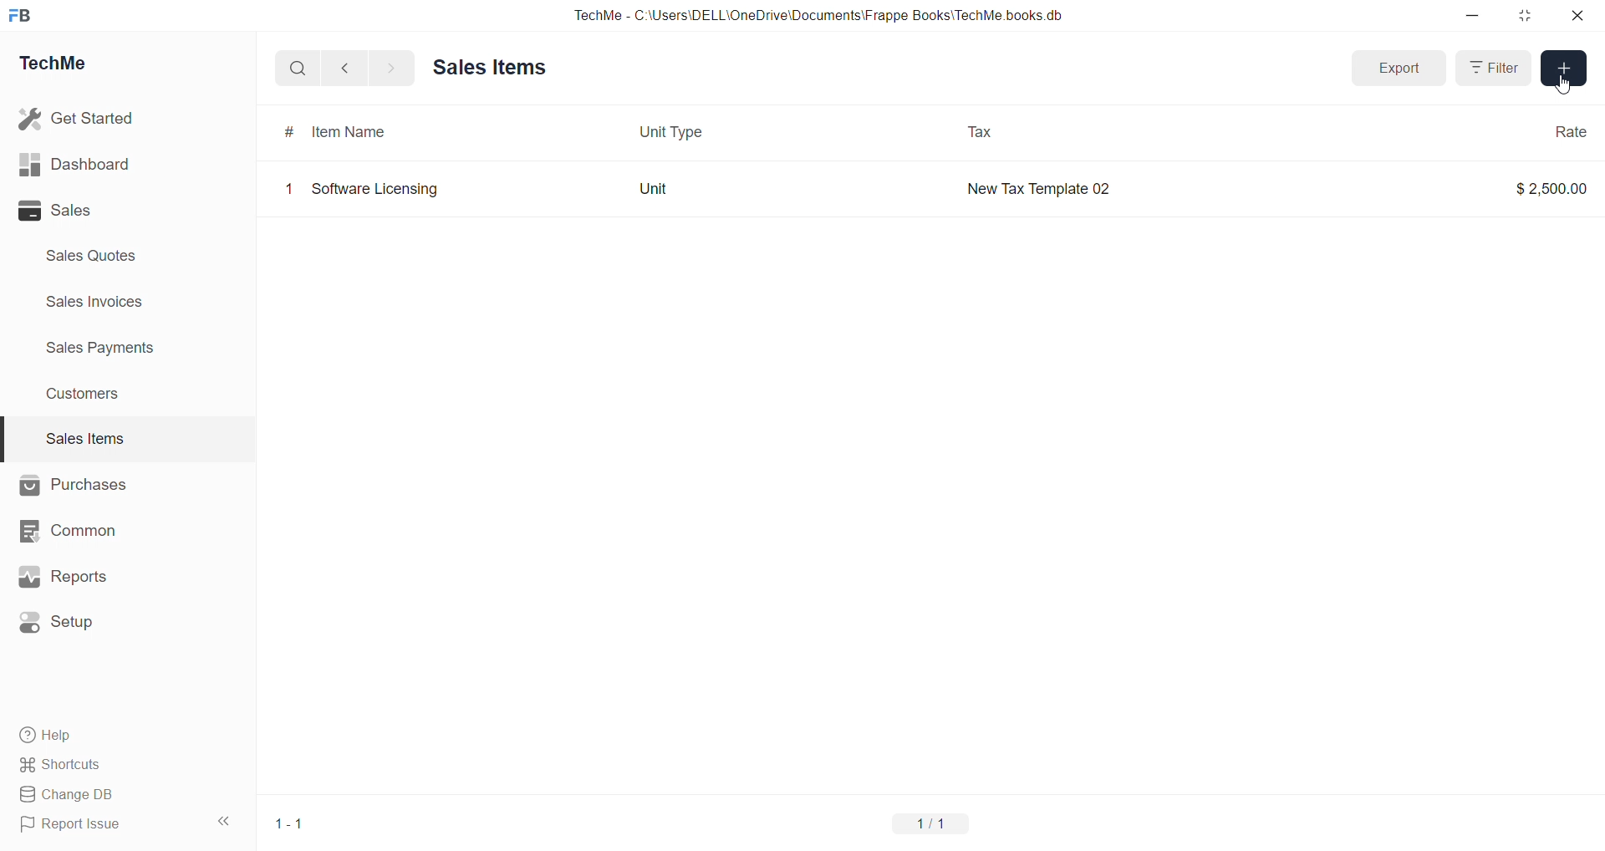  Describe the element at coordinates (391, 68) in the screenshot. I see `forward` at that location.